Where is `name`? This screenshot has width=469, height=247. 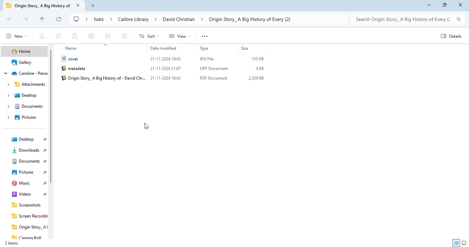
name is located at coordinates (71, 48).